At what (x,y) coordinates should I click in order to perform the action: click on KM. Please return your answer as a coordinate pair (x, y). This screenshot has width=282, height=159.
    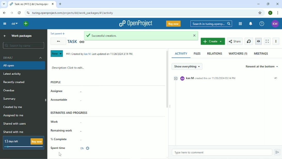
    Looking at the image, I should click on (276, 24).